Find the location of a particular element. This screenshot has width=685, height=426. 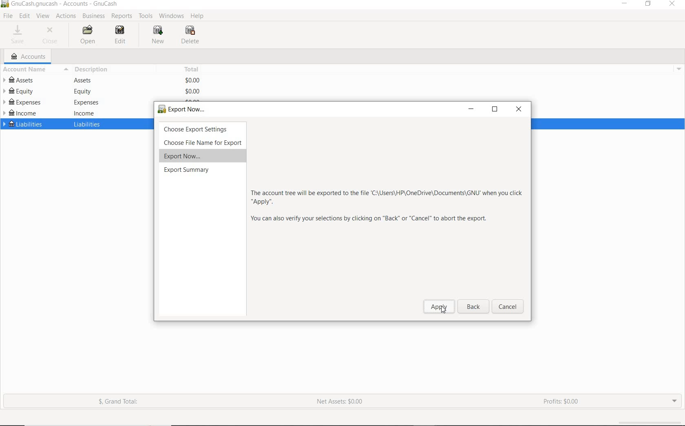

DESCRIPTION is located at coordinates (89, 70).